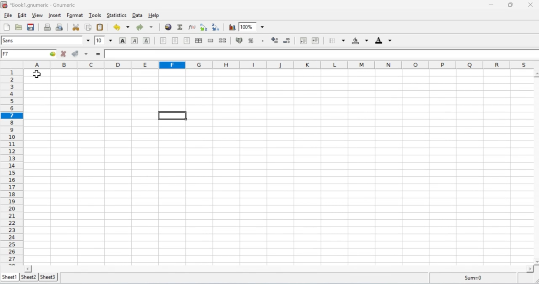 Image resolution: width=539 pixels, height=284 pixels. Describe the element at coordinates (38, 16) in the screenshot. I see `View` at that location.